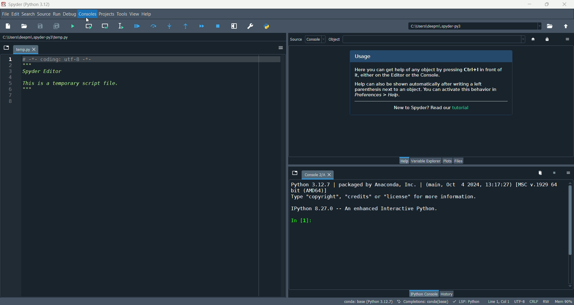 Image resolution: width=574 pixels, height=305 pixels. I want to click on continue execution until next breakpoint, so click(201, 26).